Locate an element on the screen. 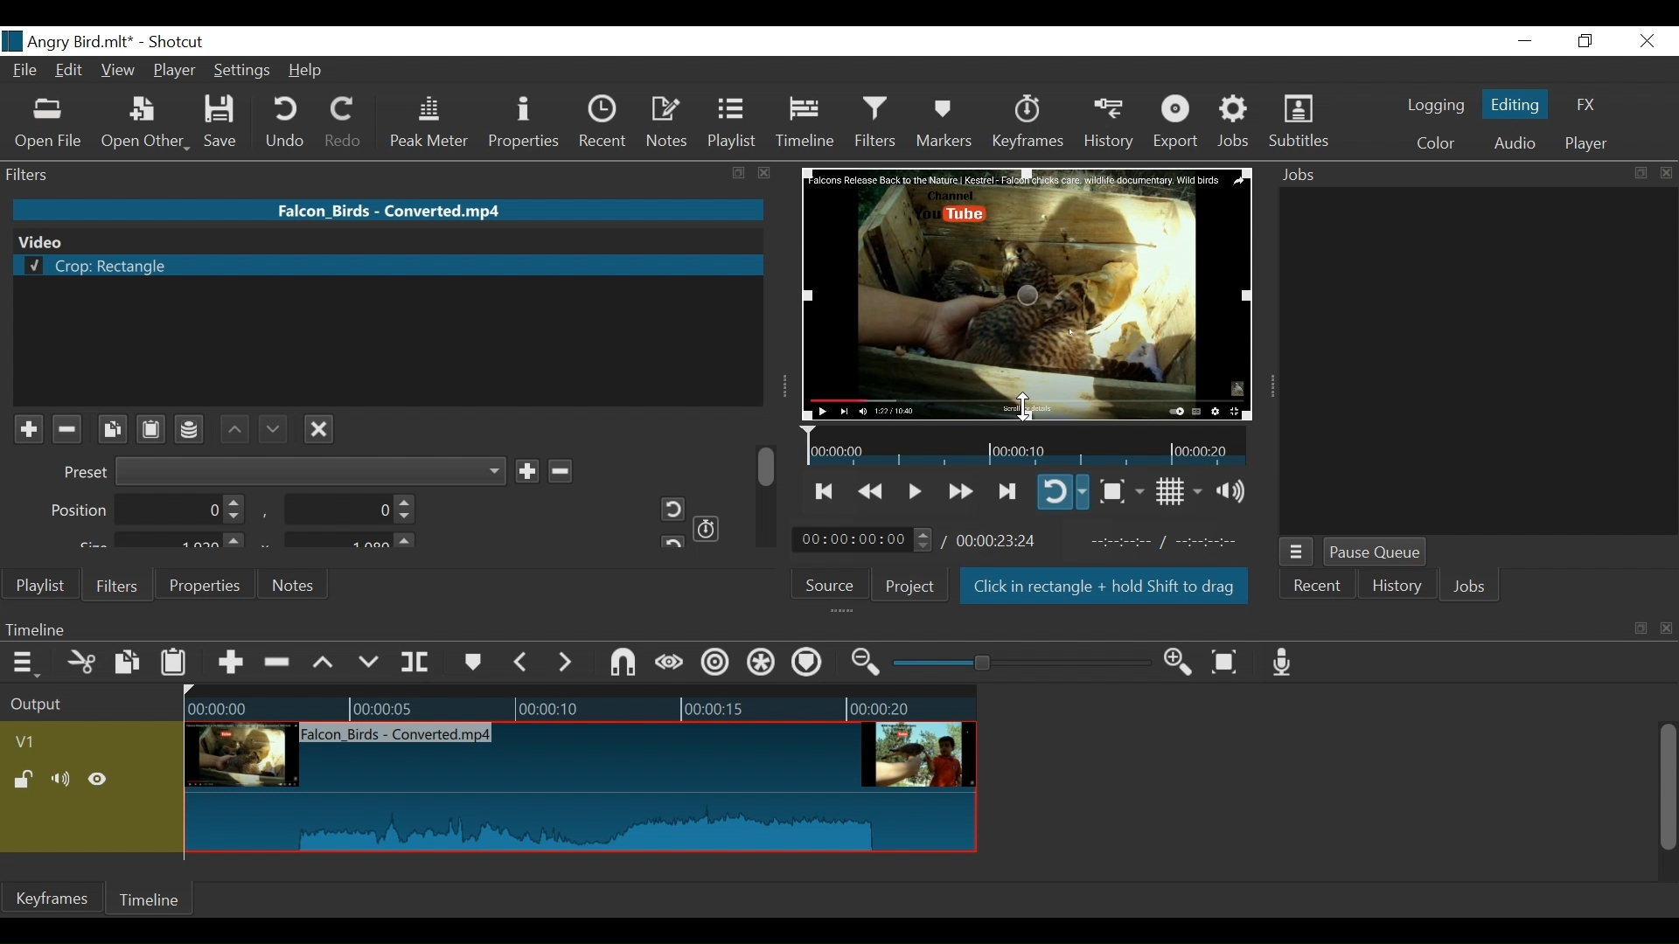  Recent is located at coordinates (1315, 588).